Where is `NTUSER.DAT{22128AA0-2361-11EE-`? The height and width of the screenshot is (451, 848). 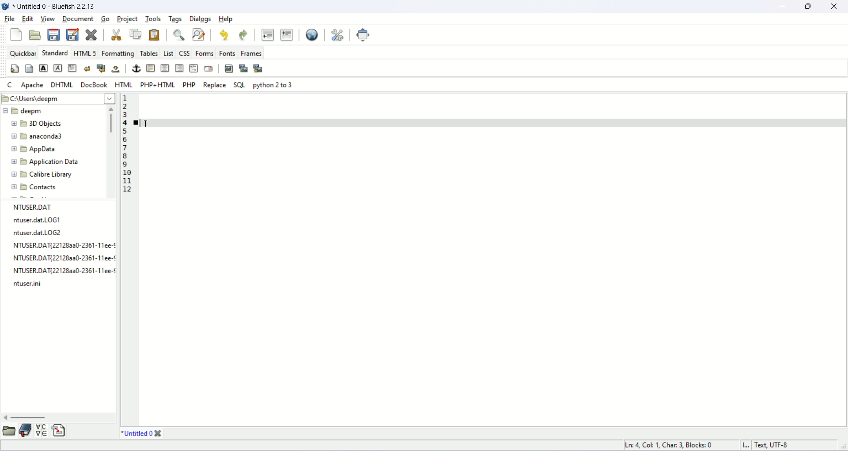
NTUSER.DAT{22128AA0-2361-11EE- is located at coordinates (65, 259).